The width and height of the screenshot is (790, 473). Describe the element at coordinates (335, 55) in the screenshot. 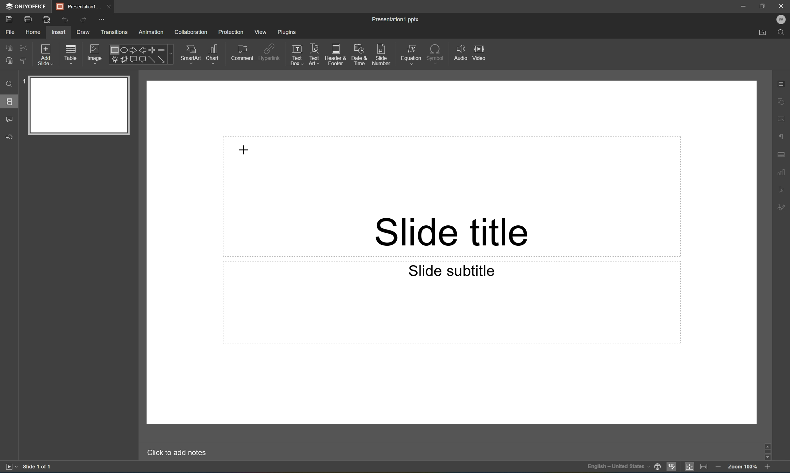

I see `Header & Footer` at that location.